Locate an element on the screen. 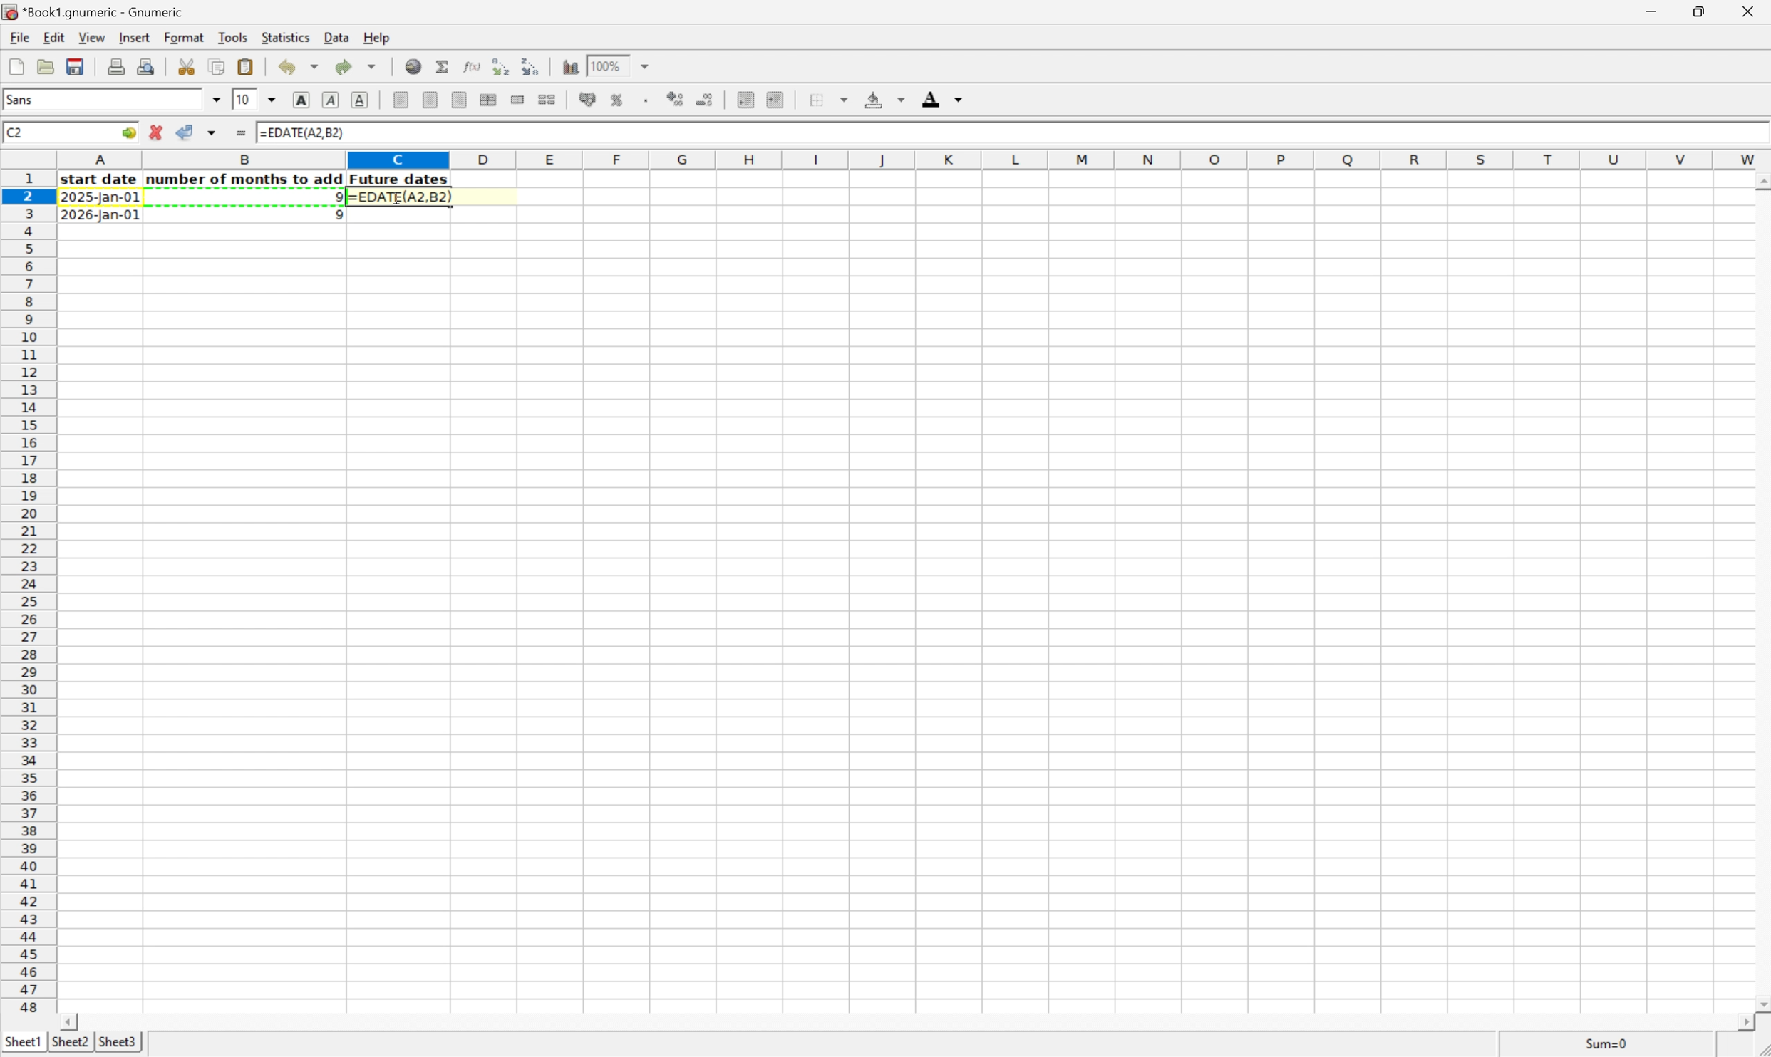 The image size is (1771, 1057). Go to is located at coordinates (128, 132).